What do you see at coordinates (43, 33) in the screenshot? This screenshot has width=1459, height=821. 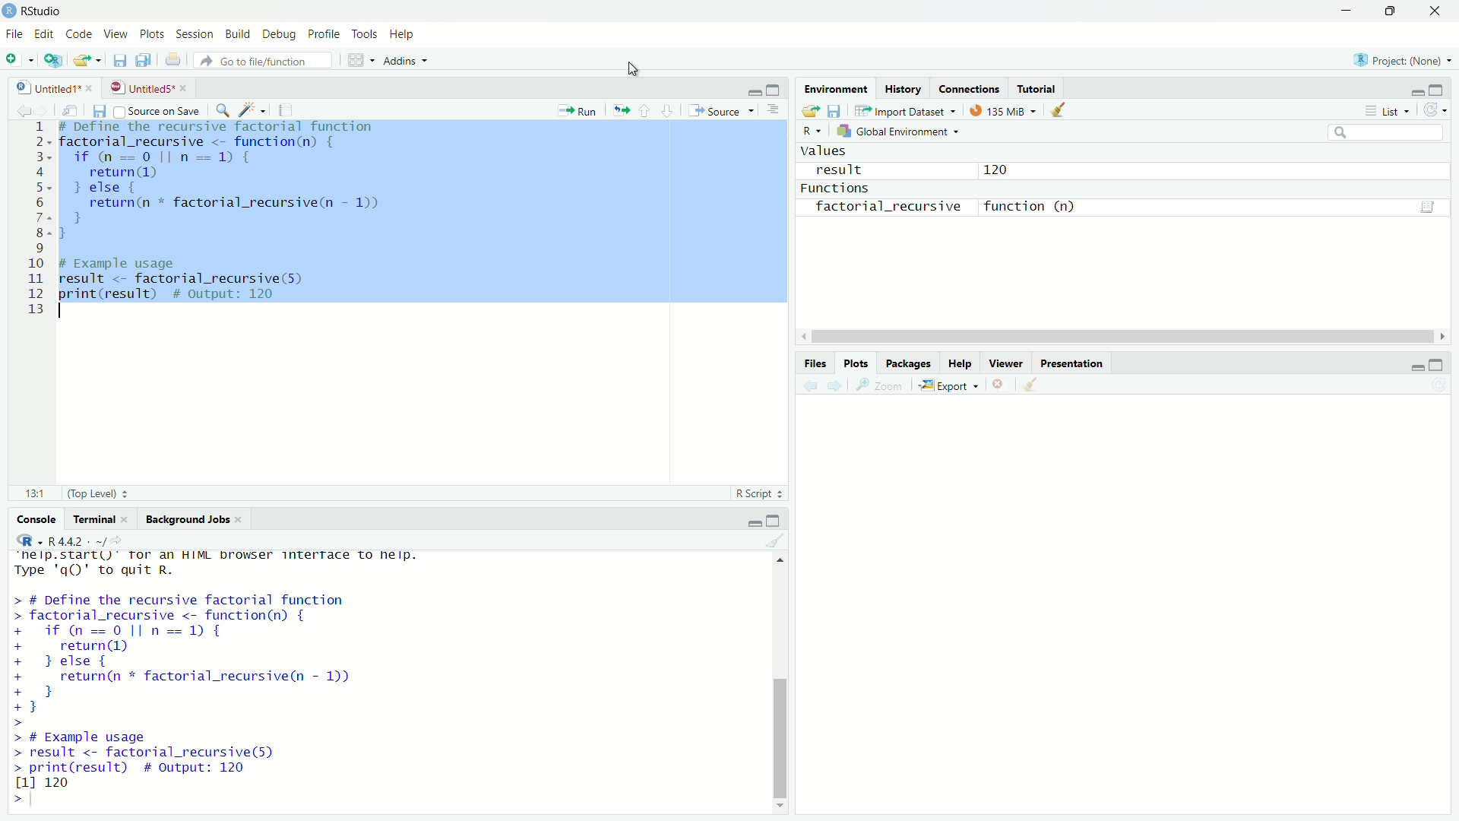 I see `Edit` at bounding box center [43, 33].